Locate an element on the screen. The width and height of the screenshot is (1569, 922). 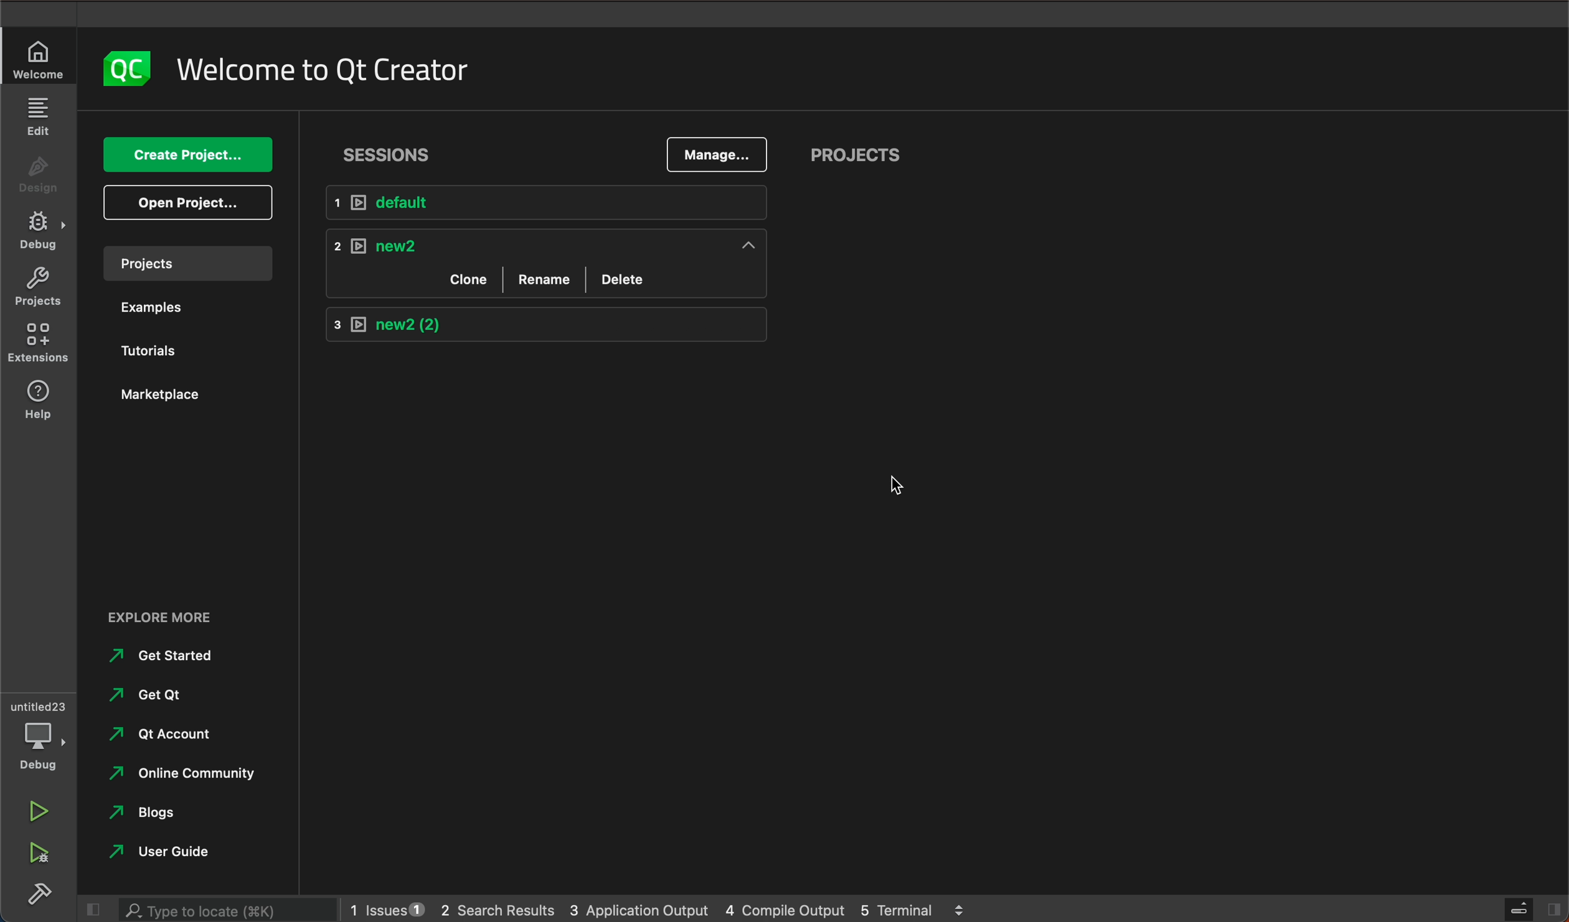
project is located at coordinates (185, 261).